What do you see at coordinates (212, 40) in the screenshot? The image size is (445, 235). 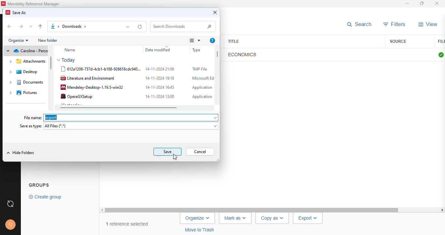 I see `get help` at bounding box center [212, 40].